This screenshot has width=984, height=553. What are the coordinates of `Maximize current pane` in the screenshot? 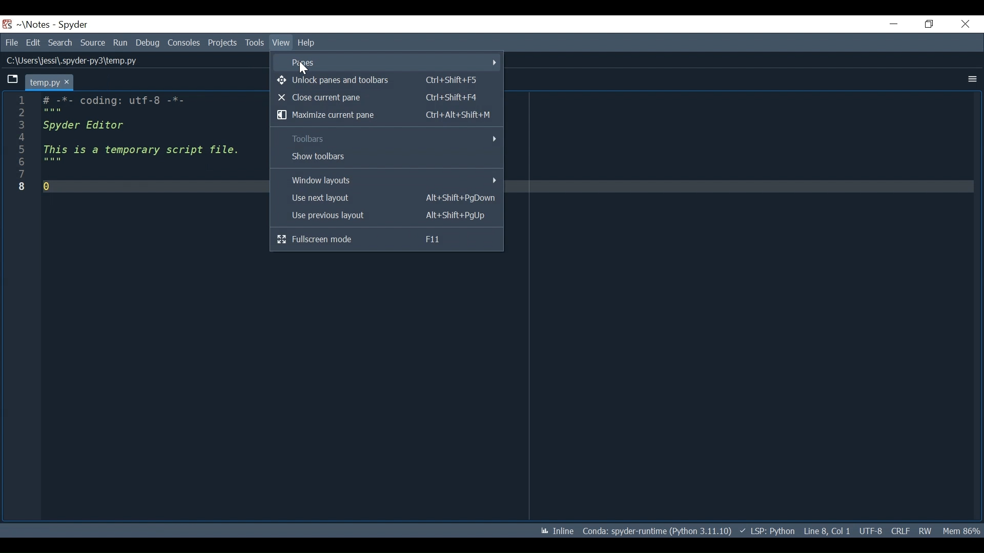 It's located at (385, 114).